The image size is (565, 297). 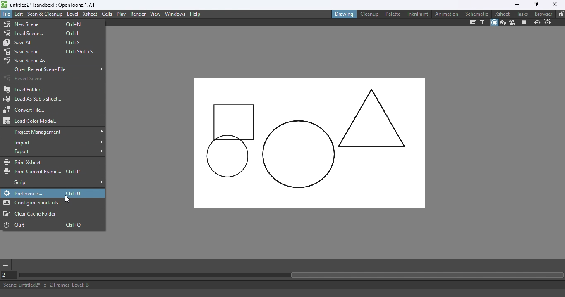 What do you see at coordinates (58, 183) in the screenshot?
I see `Script` at bounding box center [58, 183].